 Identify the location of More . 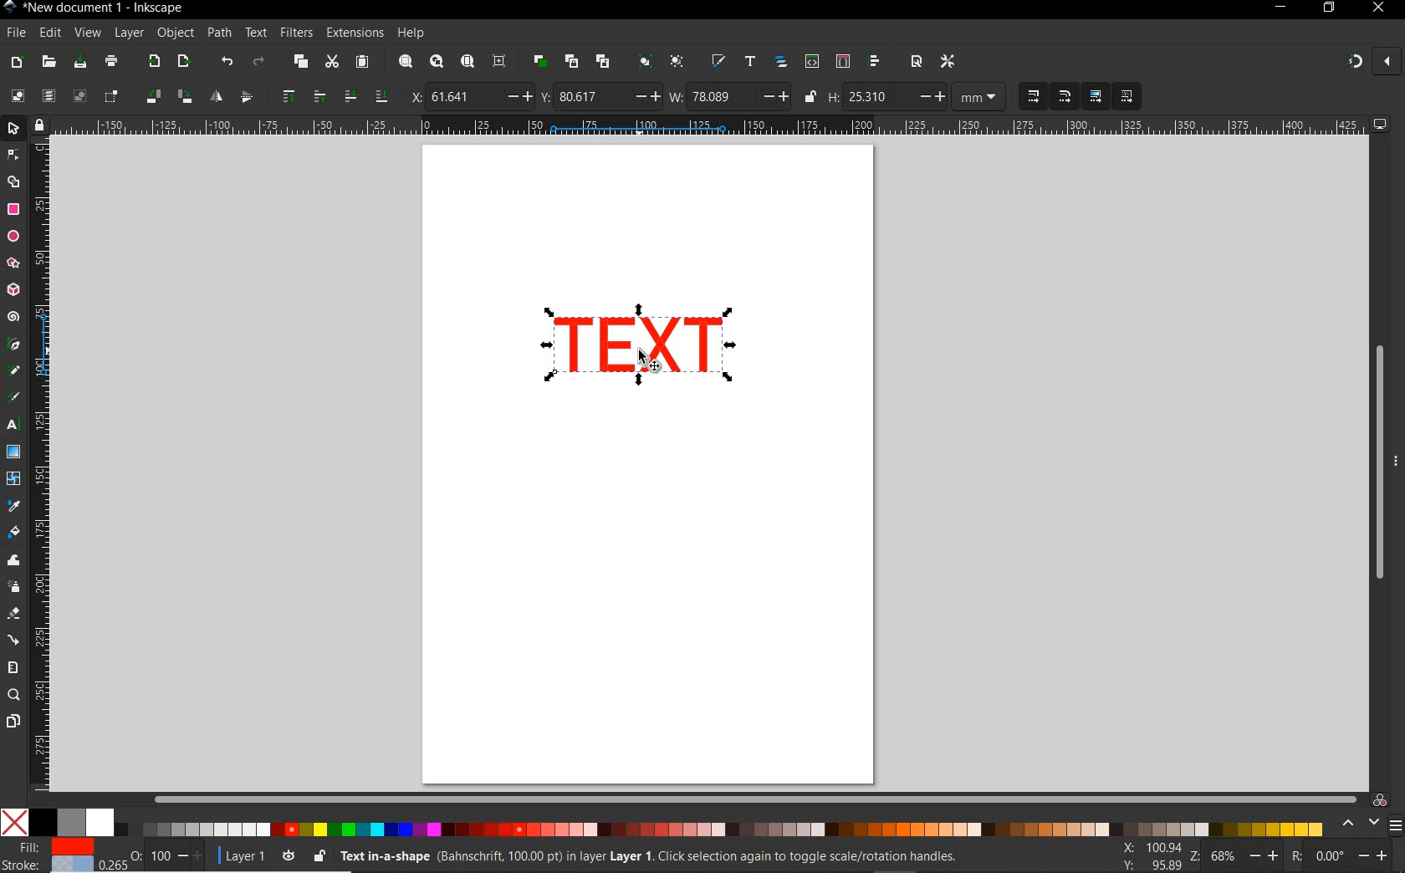
(1396, 467).